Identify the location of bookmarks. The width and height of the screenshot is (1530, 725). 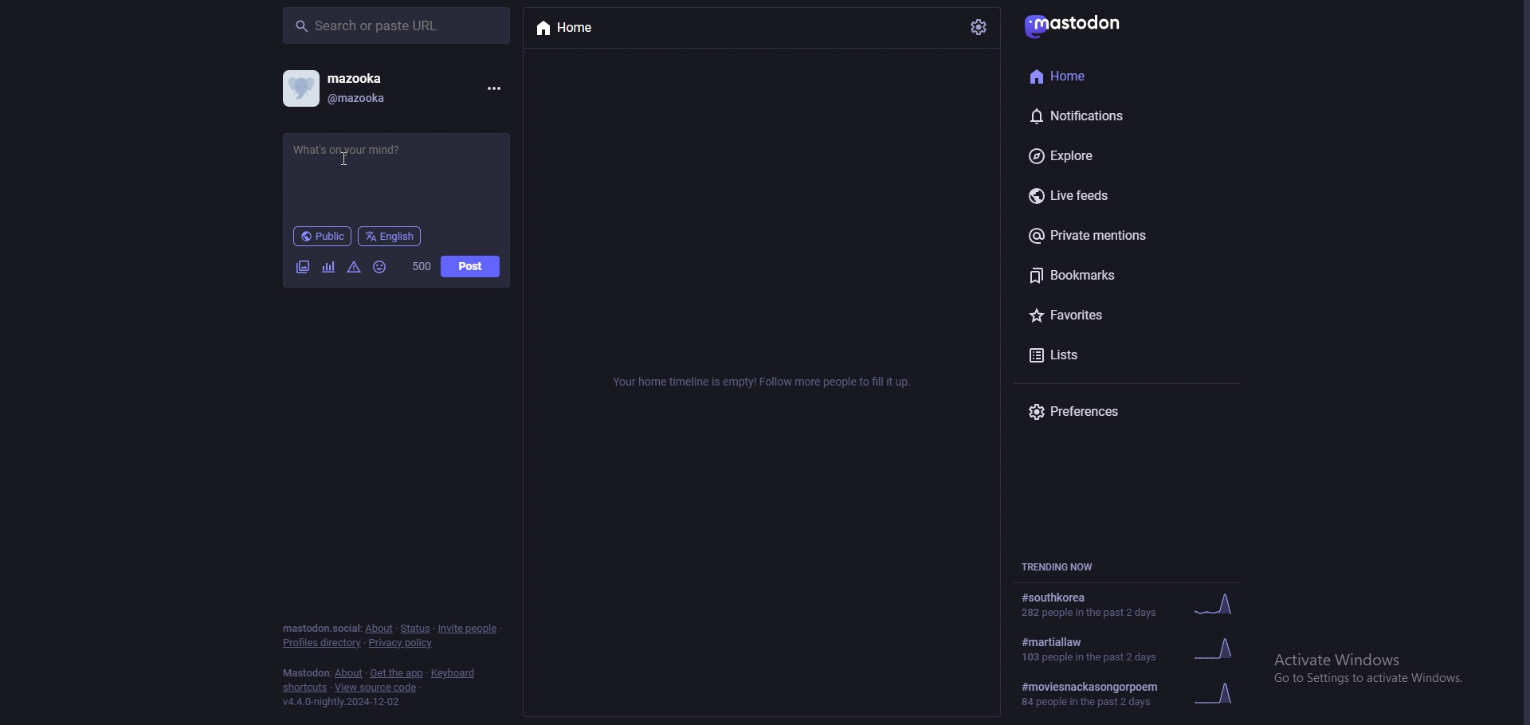
(1113, 276).